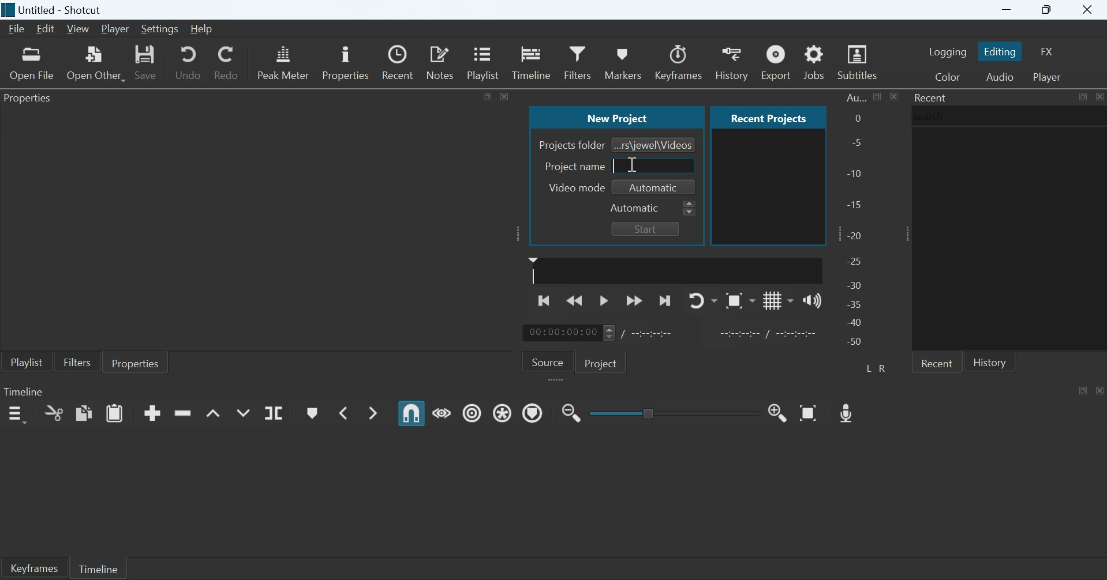  What do you see at coordinates (188, 62) in the screenshot?
I see `Undo` at bounding box center [188, 62].